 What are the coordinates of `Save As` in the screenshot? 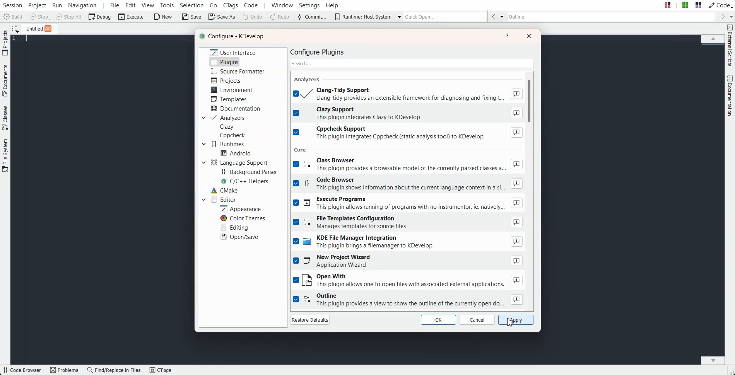 It's located at (222, 16).